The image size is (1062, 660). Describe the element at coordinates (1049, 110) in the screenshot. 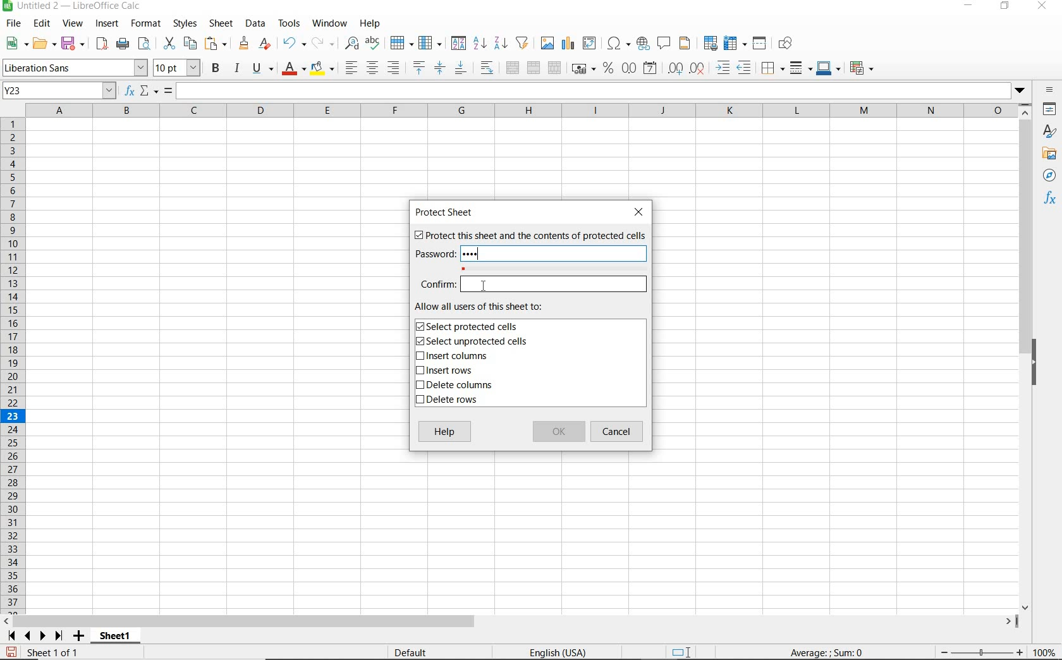

I see `PROPERTIES` at that location.